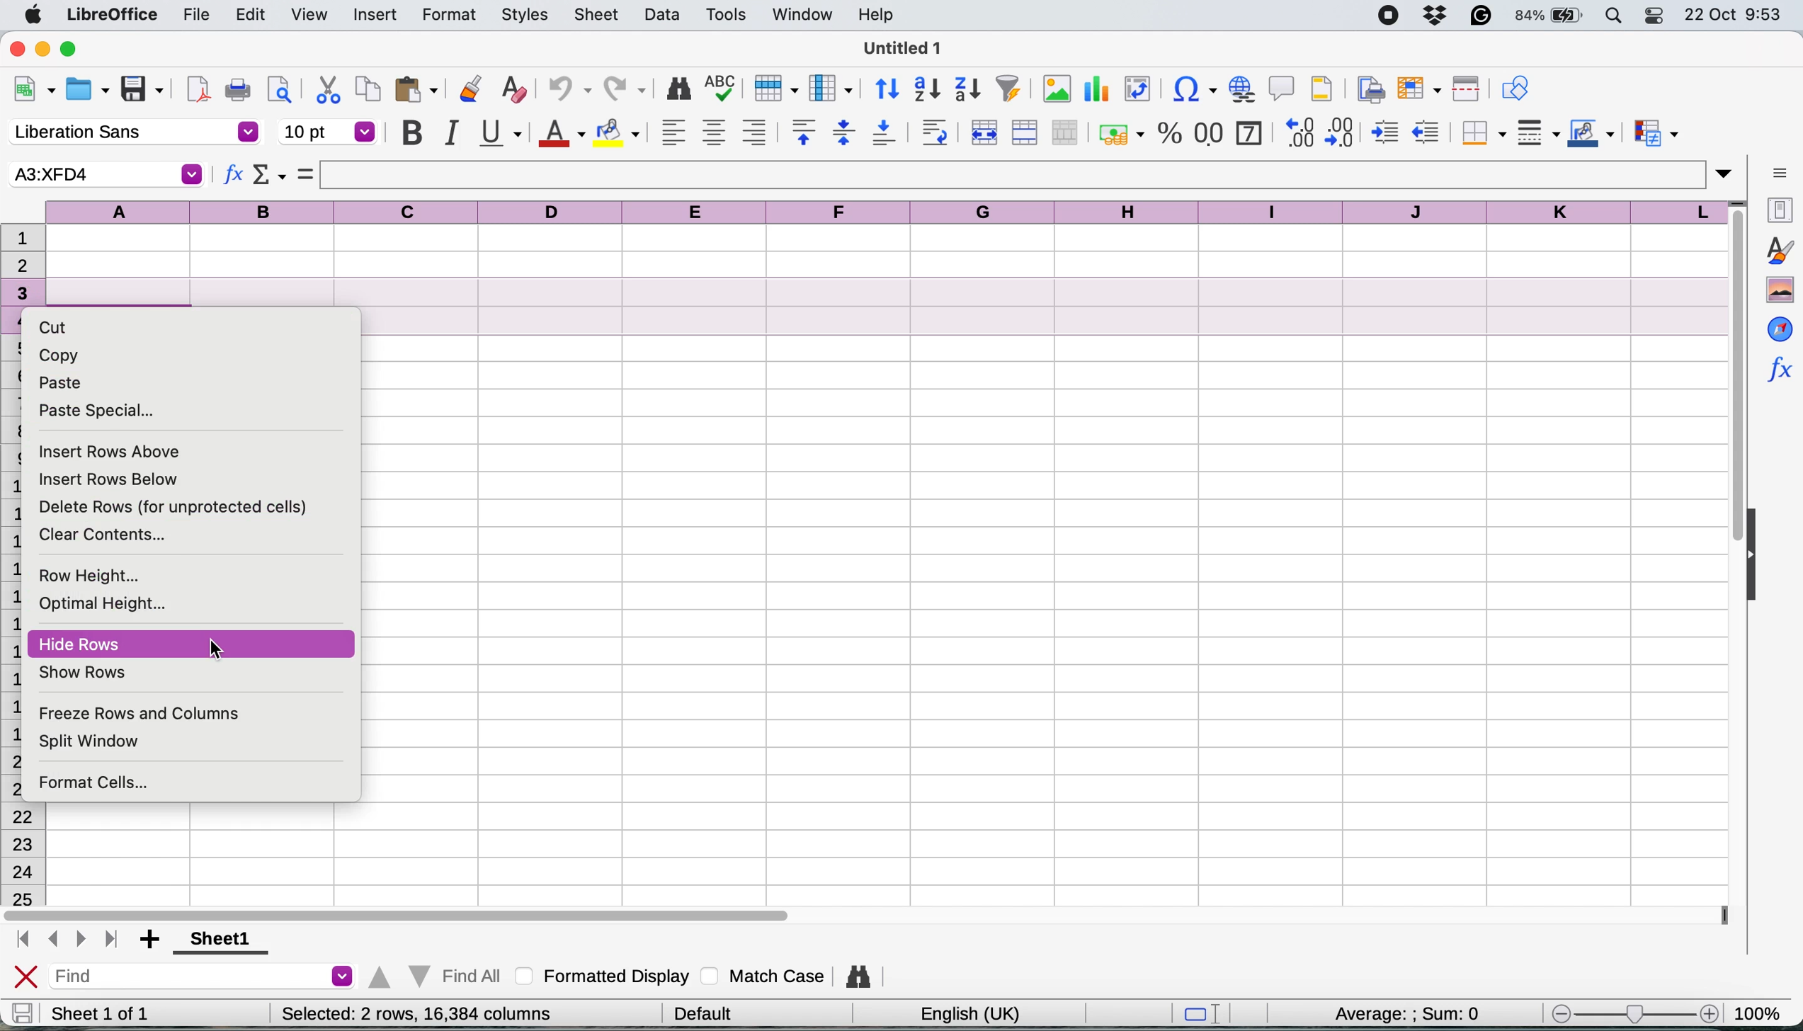 This screenshot has height=1031, width=1803. What do you see at coordinates (276, 89) in the screenshot?
I see `print preview` at bounding box center [276, 89].